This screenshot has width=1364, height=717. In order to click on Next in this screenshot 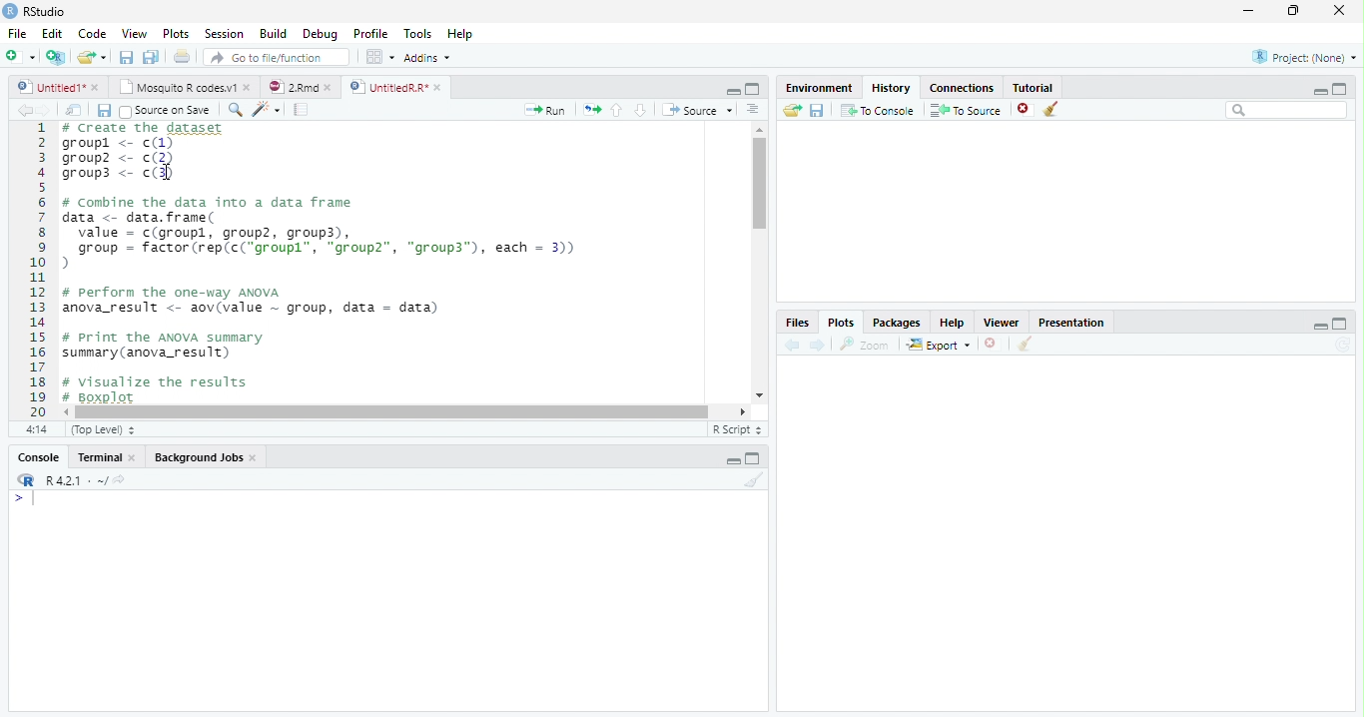, I will do `click(52, 111)`.